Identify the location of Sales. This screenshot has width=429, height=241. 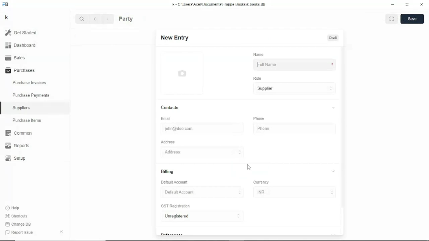
(16, 58).